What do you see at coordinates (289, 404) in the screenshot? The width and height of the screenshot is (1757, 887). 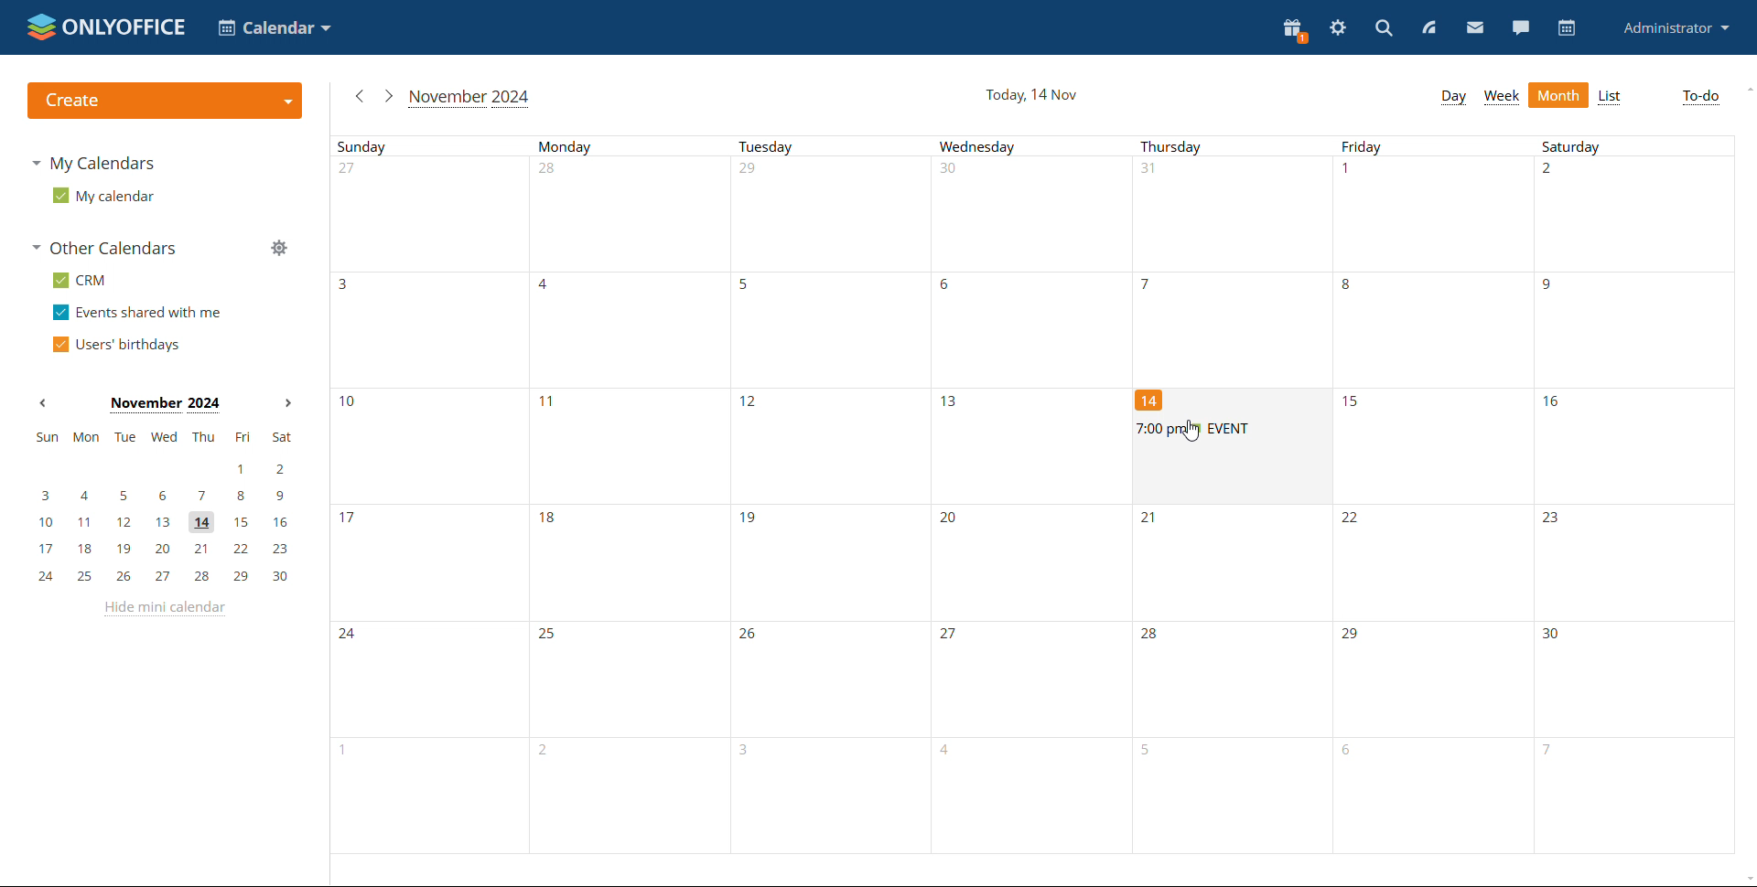 I see `next month` at bounding box center [289, 404].